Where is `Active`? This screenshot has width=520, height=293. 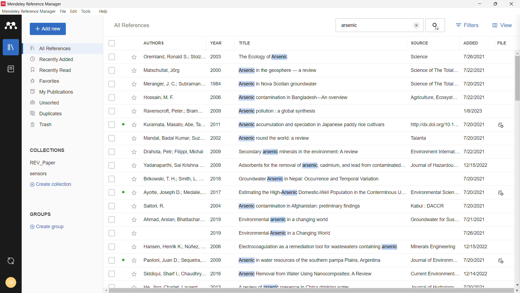 Active is located at coordinates (123, 191).